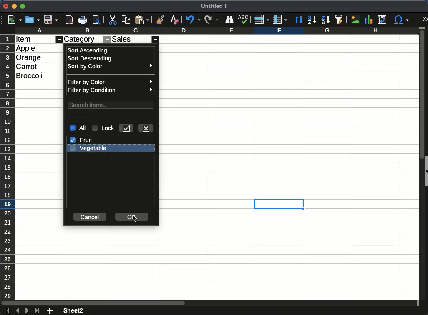  I want to click on sort descending, so click(91, 59).